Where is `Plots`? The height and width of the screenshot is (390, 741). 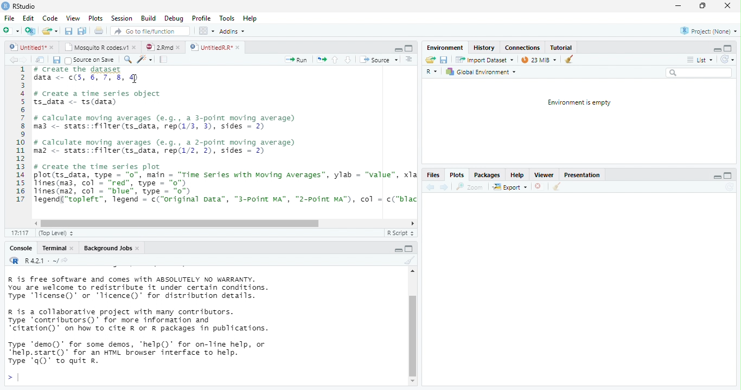 Plots is located at coordinates (456, 176).